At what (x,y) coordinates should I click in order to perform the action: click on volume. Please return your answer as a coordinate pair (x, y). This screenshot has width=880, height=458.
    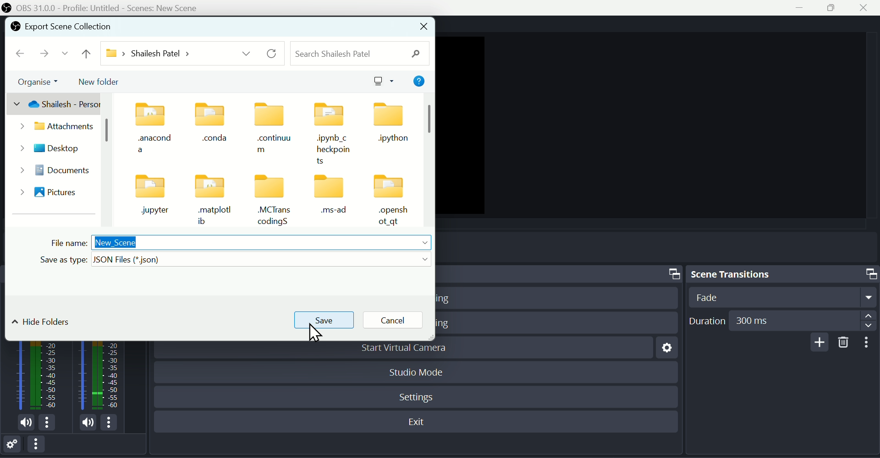
    Looking at the image, I should click on (24, 424).